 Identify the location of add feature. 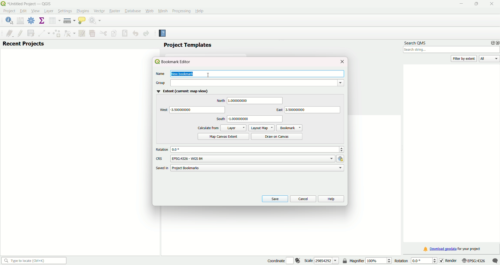
(56, 33).